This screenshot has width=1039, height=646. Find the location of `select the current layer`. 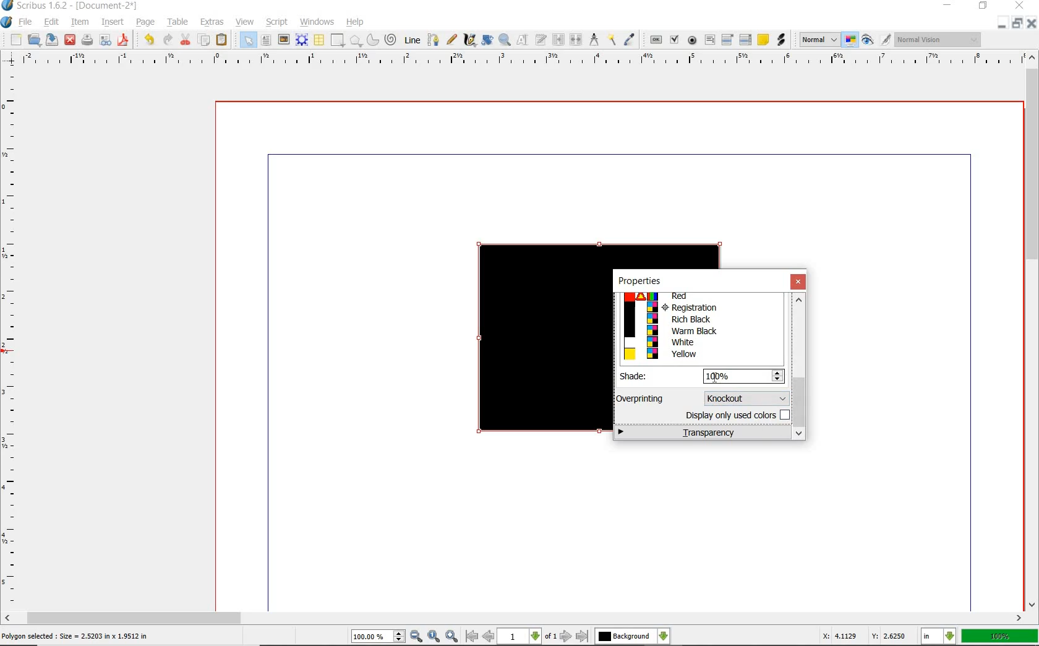

select the current layer is located at coordinates (633, 636).